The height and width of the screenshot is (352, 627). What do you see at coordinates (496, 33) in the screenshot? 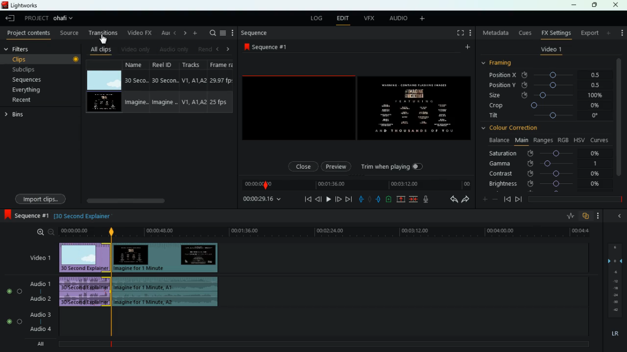
I see `metadata` at bounding box center [496, 33].